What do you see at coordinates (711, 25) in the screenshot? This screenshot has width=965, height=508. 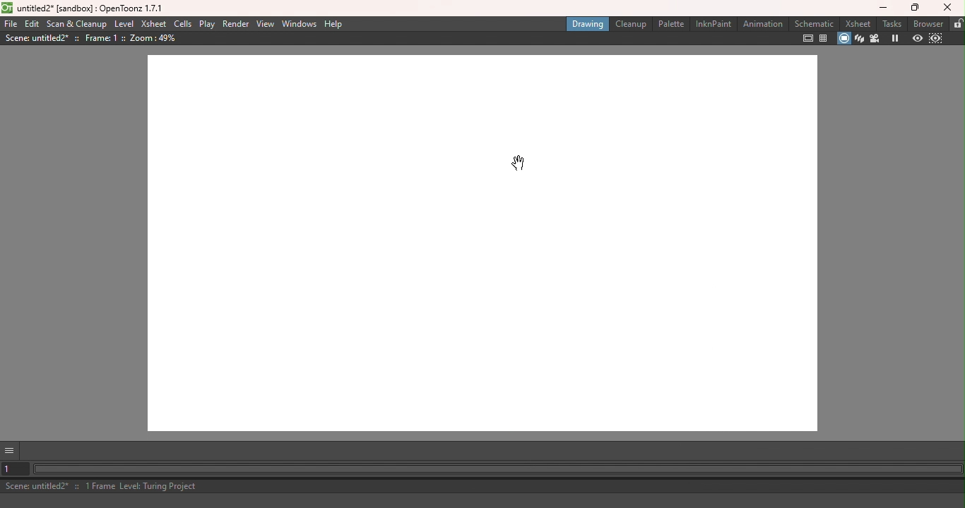 I see `InknPaint` at bounding box center [711, 25].